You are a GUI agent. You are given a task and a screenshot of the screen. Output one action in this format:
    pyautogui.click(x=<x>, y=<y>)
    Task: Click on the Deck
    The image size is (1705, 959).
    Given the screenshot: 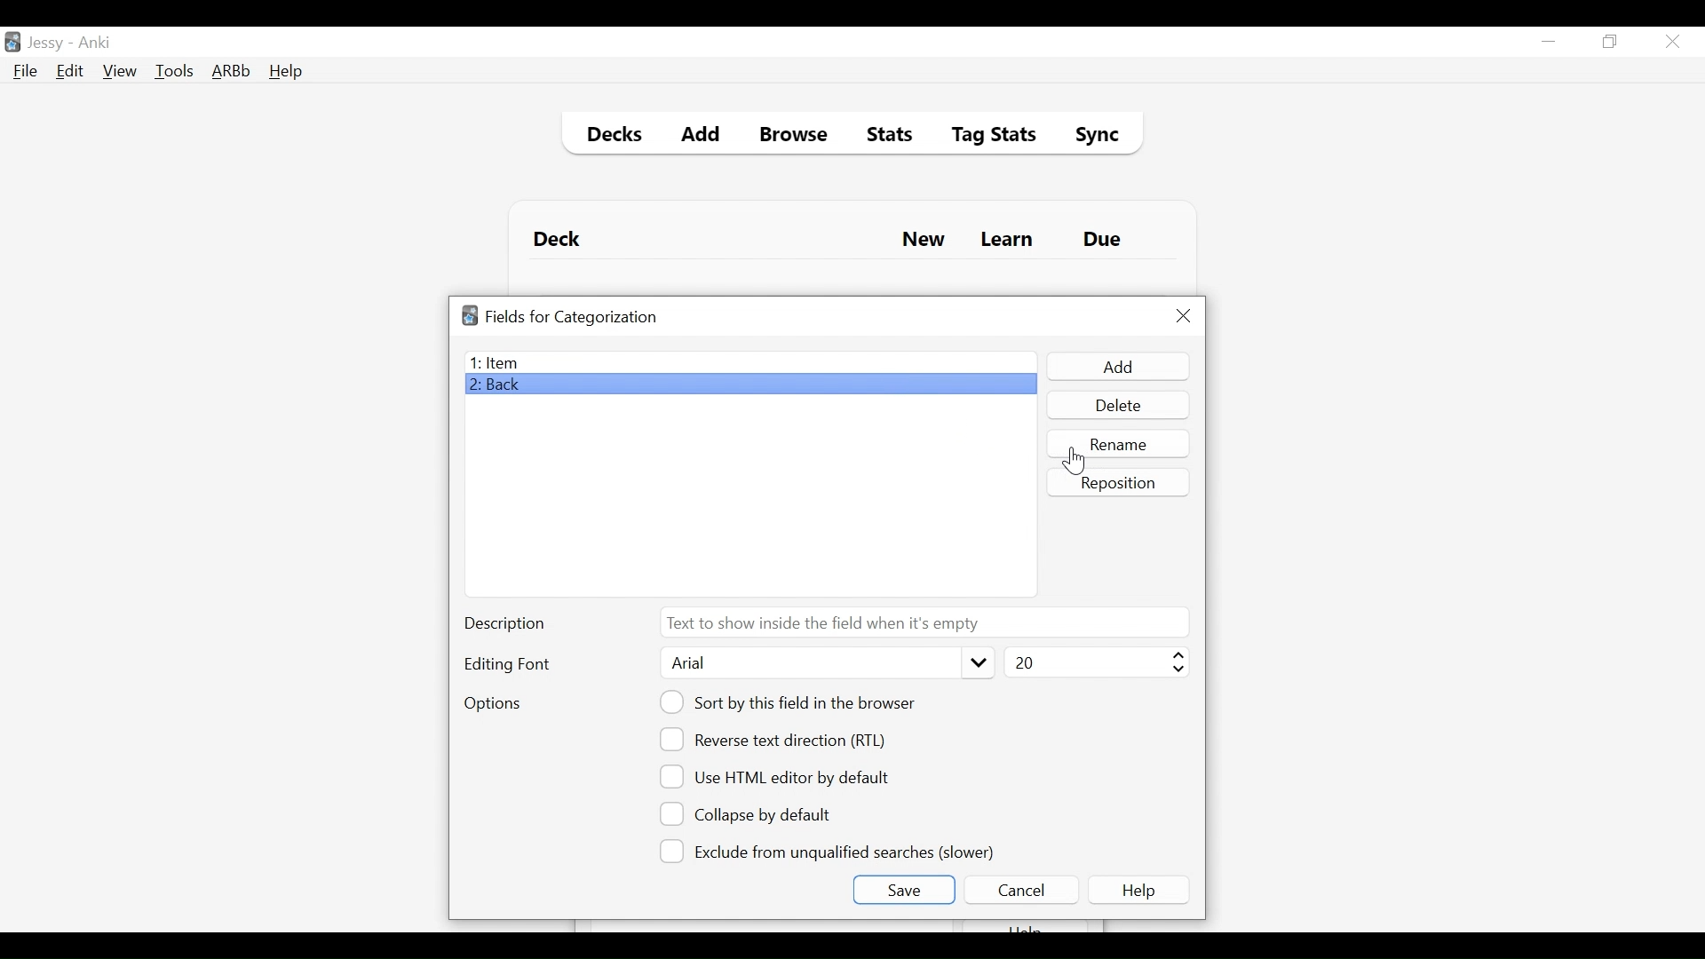 What is the action you would take?
    pyautogui.click(x=561, y=240)
    